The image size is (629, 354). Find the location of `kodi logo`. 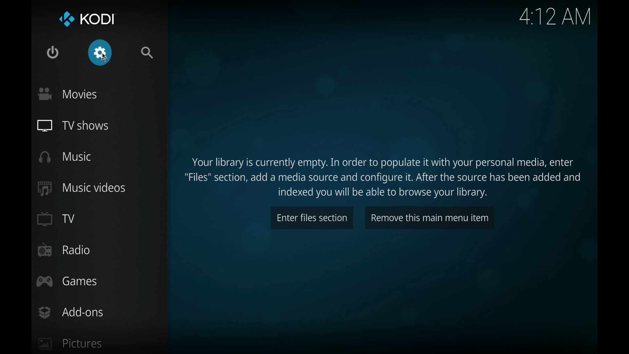

kodi logo is located at coordinates (66, 19).